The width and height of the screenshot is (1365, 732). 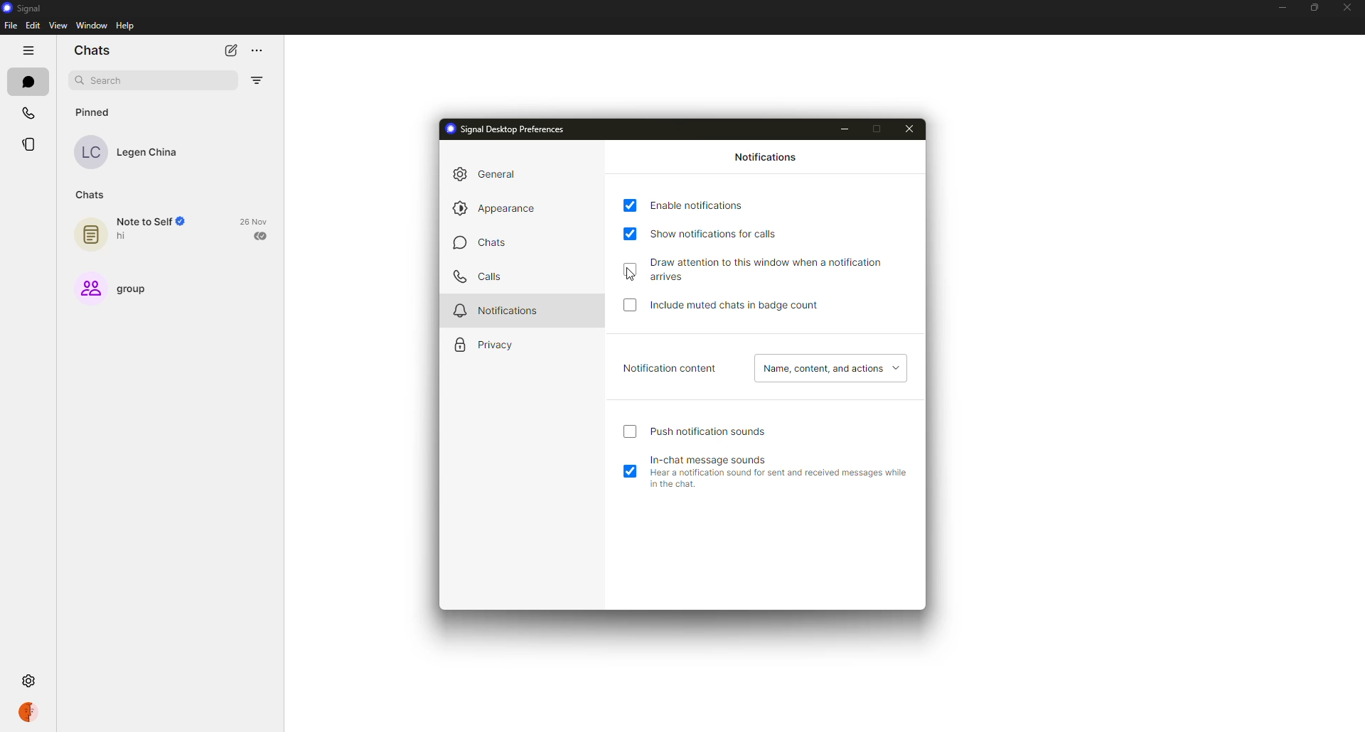 I want to click on notification  content, so click(x=670, y=369).